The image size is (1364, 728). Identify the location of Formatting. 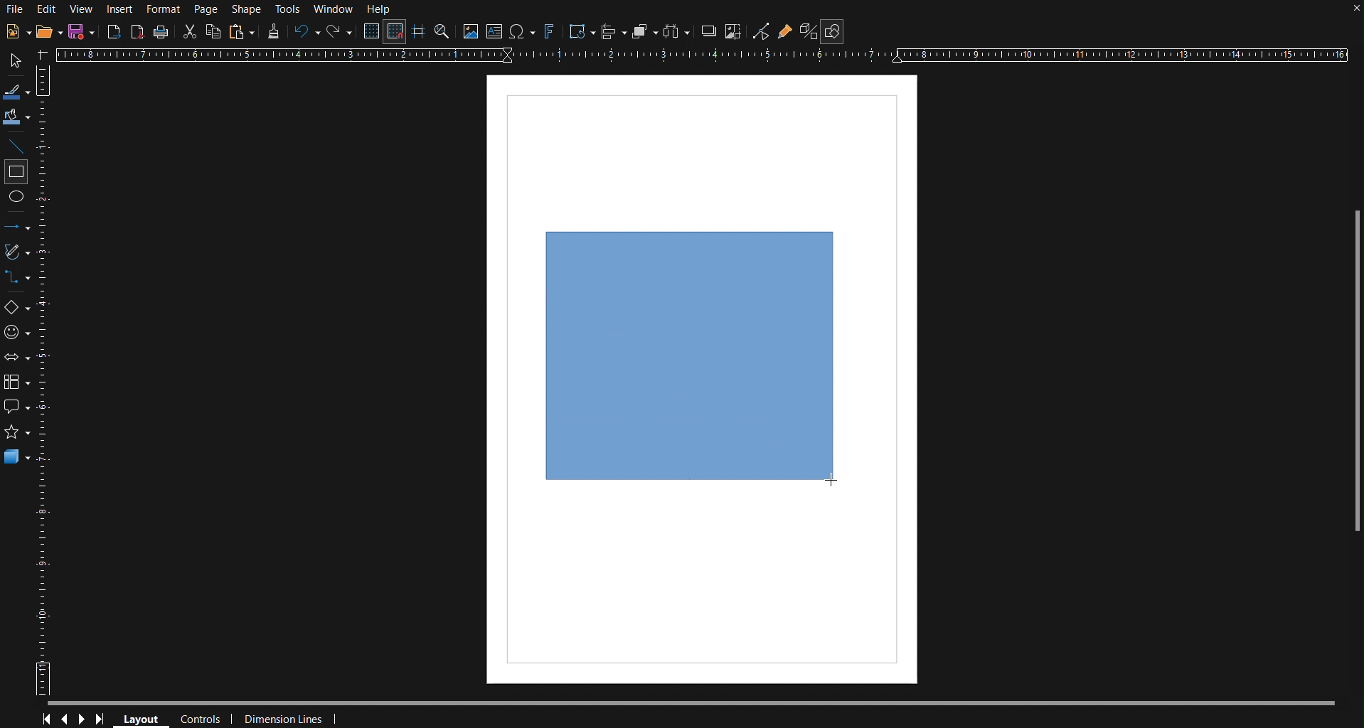
(272, 31).